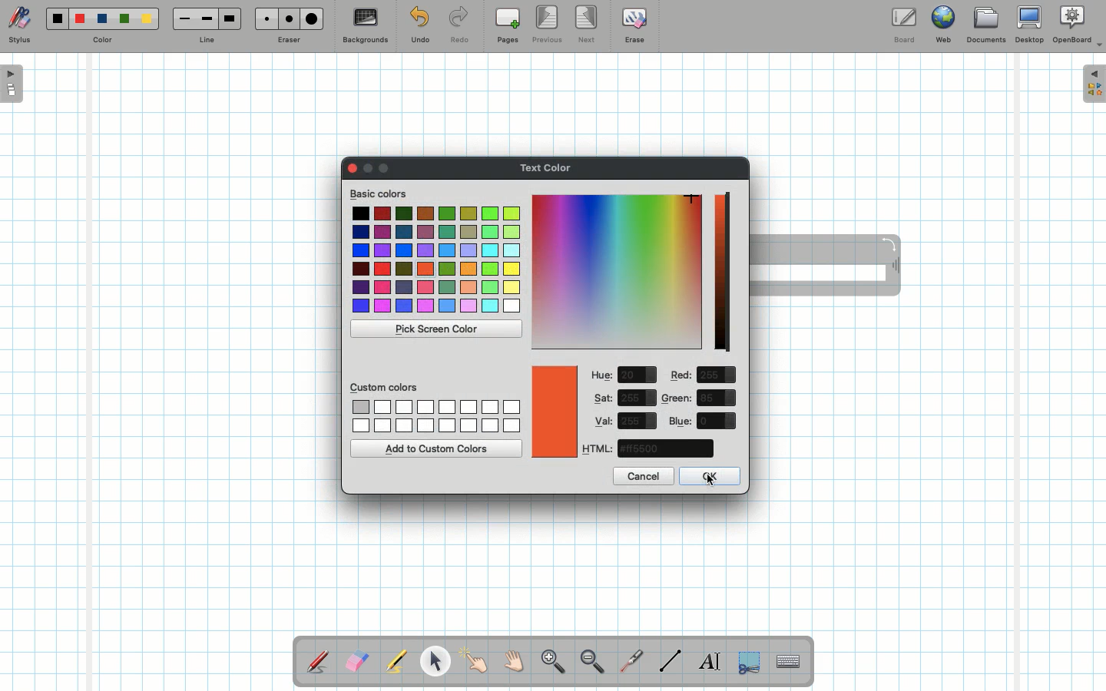  Describe the element at coordinates (604, 421) in the screenshot. I see `Val` at that location.